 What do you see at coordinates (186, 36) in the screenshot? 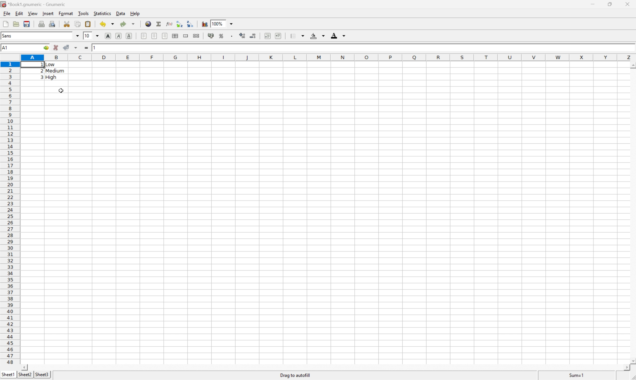
I see `Merge a range of cells` at bounding box center [186, 36].